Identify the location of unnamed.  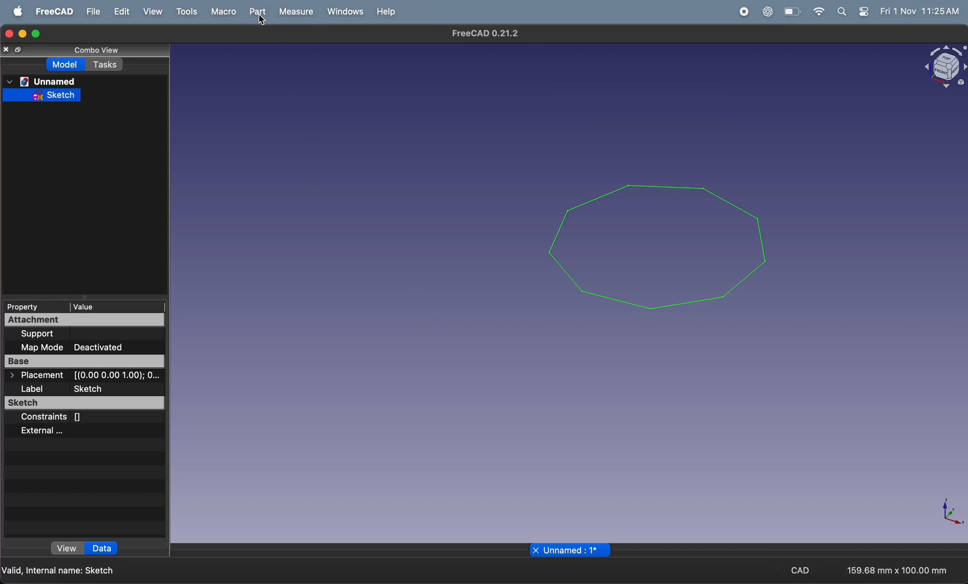
(41, 81).